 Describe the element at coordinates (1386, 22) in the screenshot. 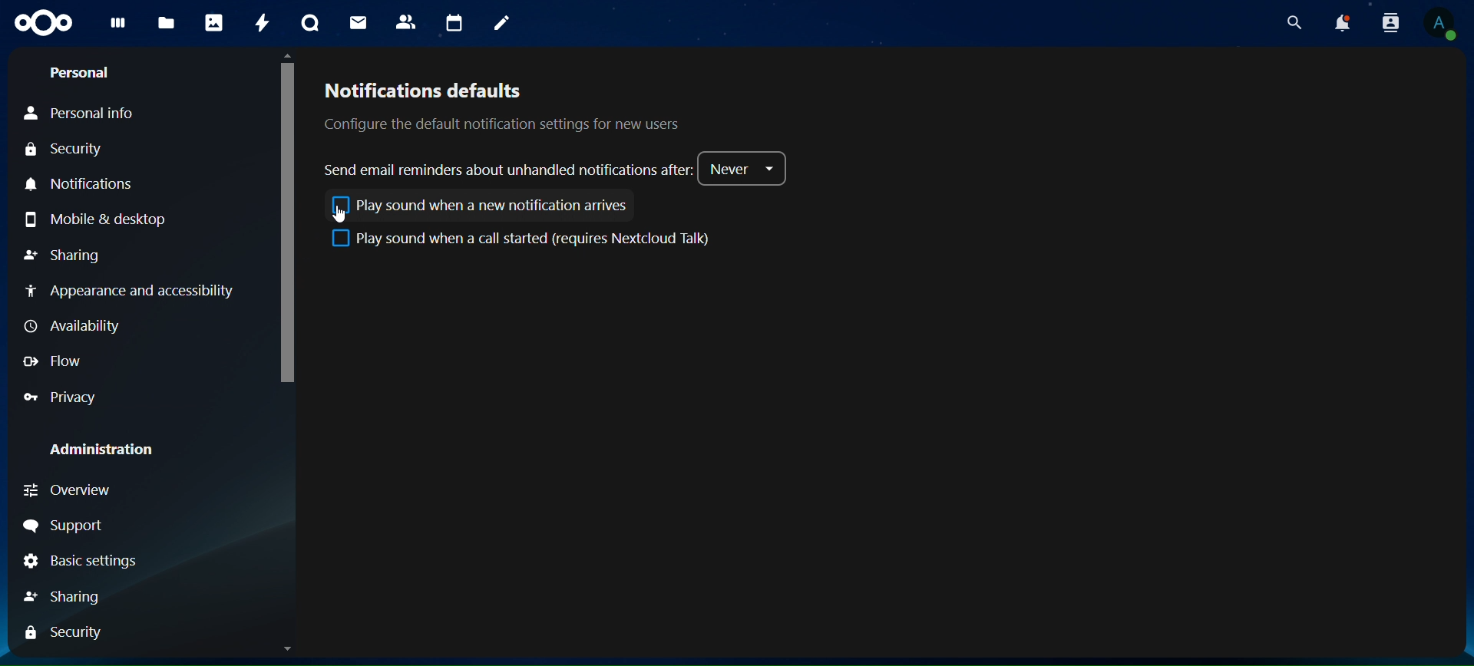

I see `search contacts` at that location.